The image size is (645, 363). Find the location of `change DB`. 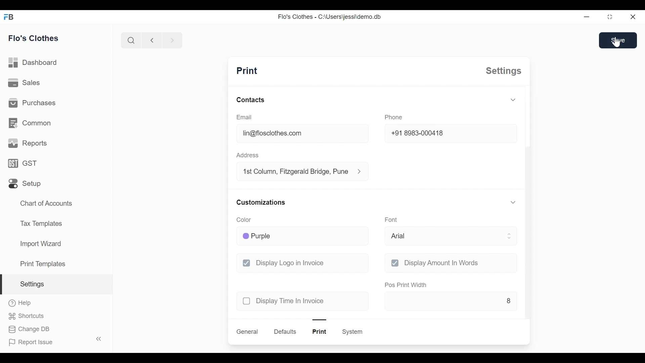

change DB is located at coordinates (28, 329).